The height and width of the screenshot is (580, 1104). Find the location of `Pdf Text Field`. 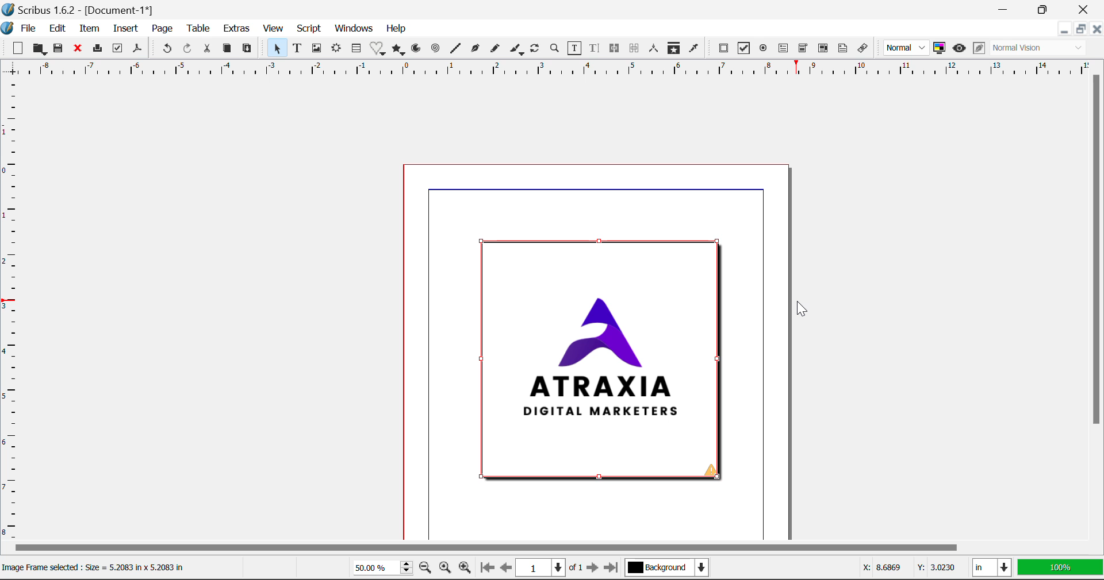

Pdf Text Field is located at coordinates (784, 50).